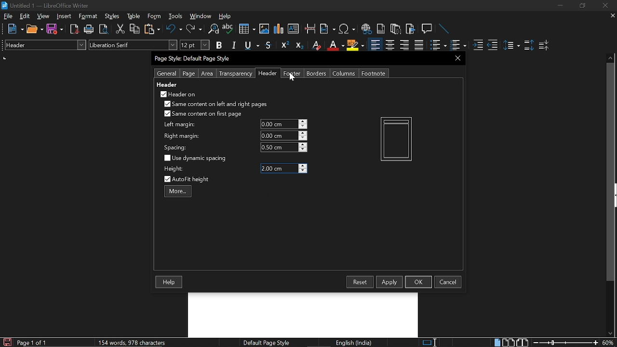 Image resolution: width=617 pixels, height=347 pixels. I want to click on page Page, so click(188, 74).